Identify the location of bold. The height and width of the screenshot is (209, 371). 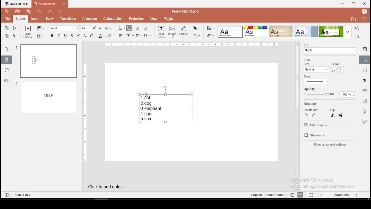
(52, 35).